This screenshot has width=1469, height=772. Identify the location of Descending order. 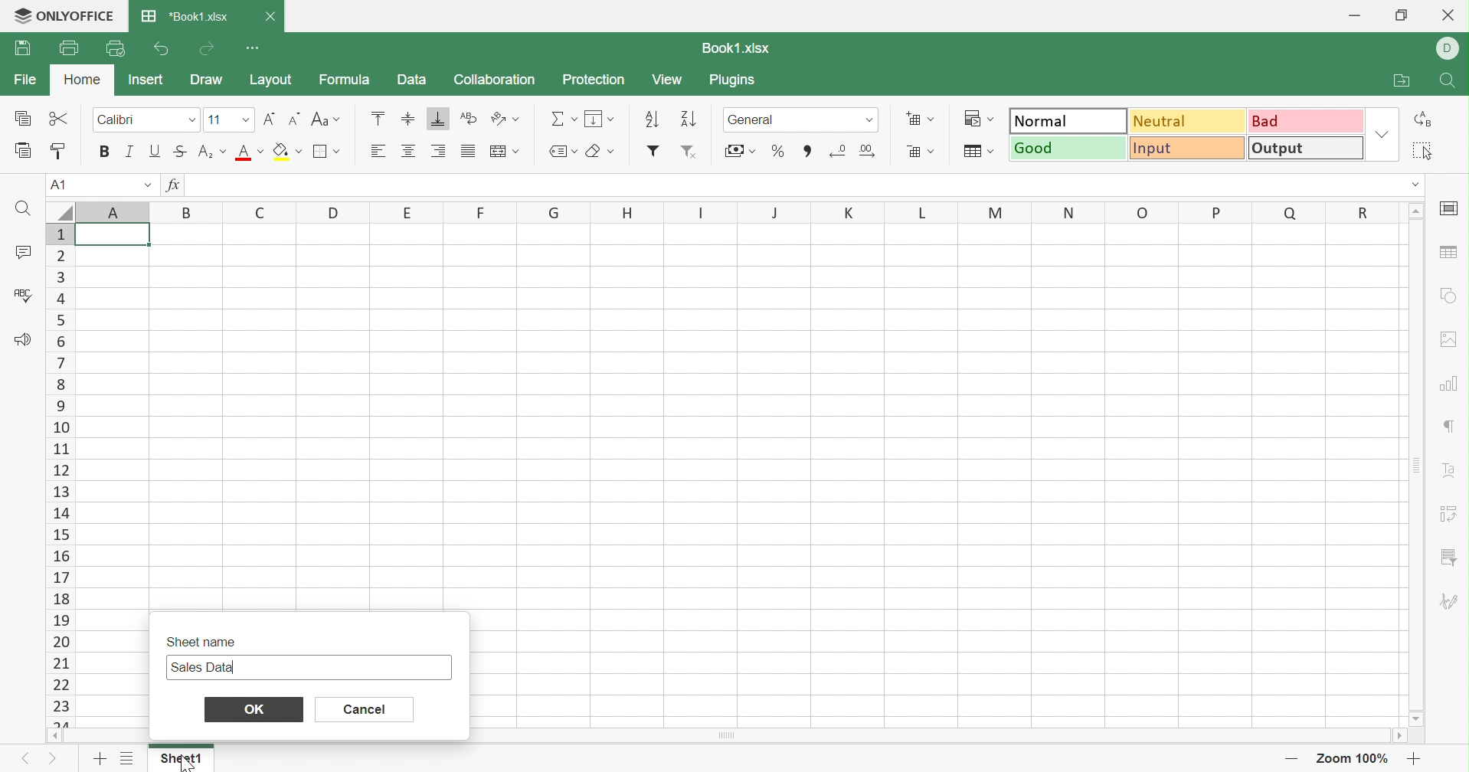
(687, 118).